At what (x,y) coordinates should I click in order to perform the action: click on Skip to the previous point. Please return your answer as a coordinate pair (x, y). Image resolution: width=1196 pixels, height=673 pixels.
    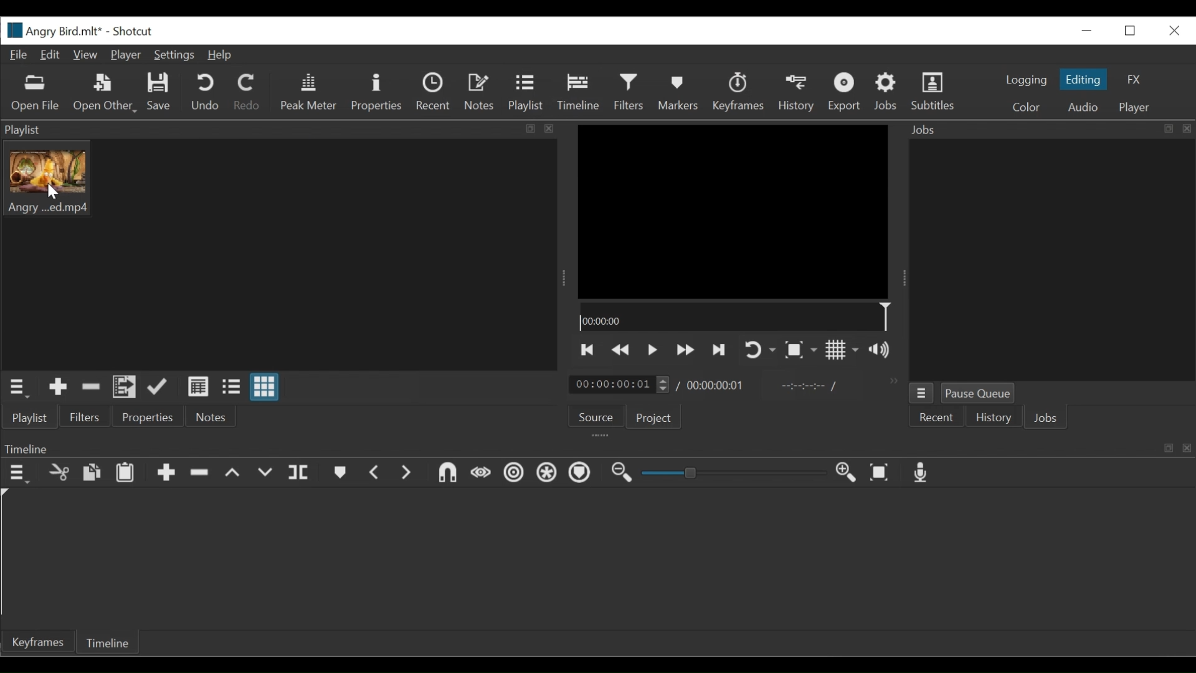
    Looking at the image, I should click on (589, 350).